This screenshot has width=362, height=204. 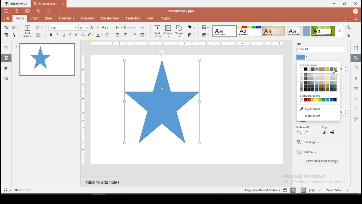 What do you see at coordinates (98, 27) in the screenshot?
I see `decrease size` at bounding box center [98, 27].